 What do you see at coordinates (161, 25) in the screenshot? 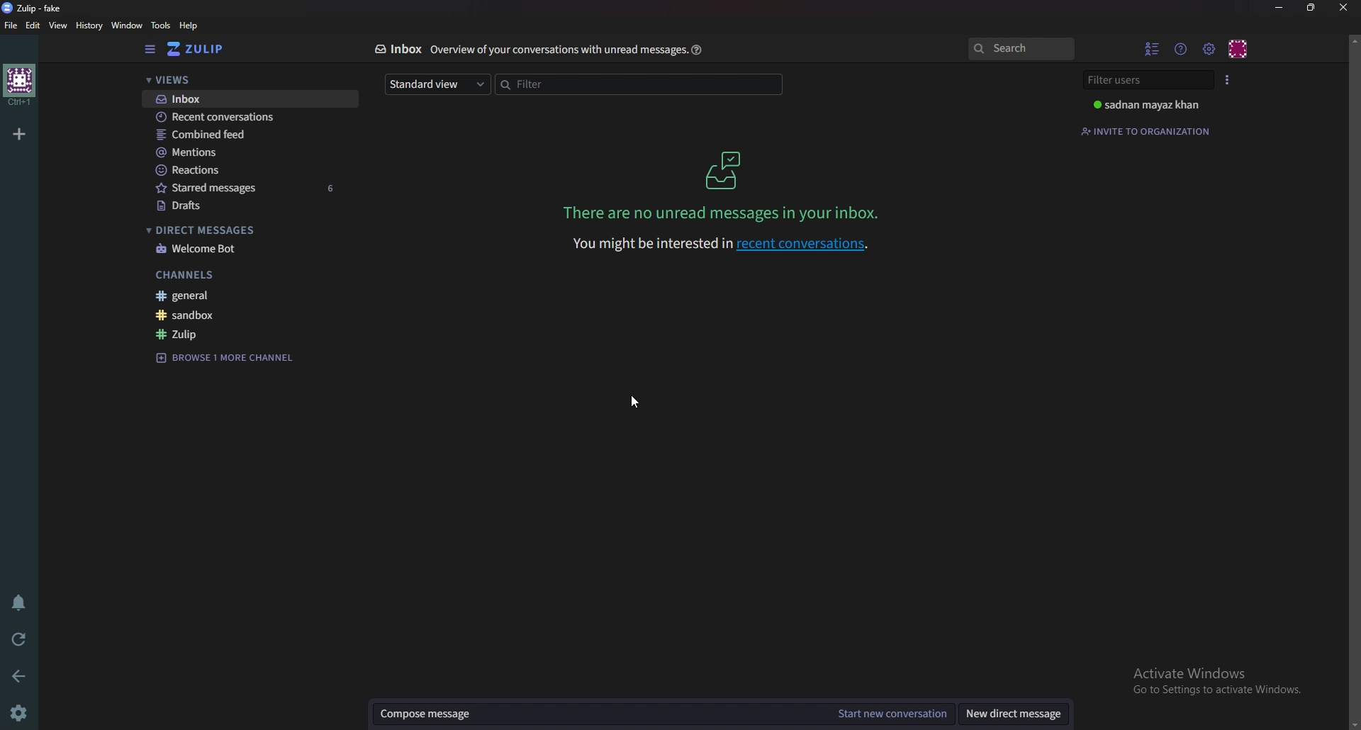
I see `Tools` at bounding box center [161, 25].